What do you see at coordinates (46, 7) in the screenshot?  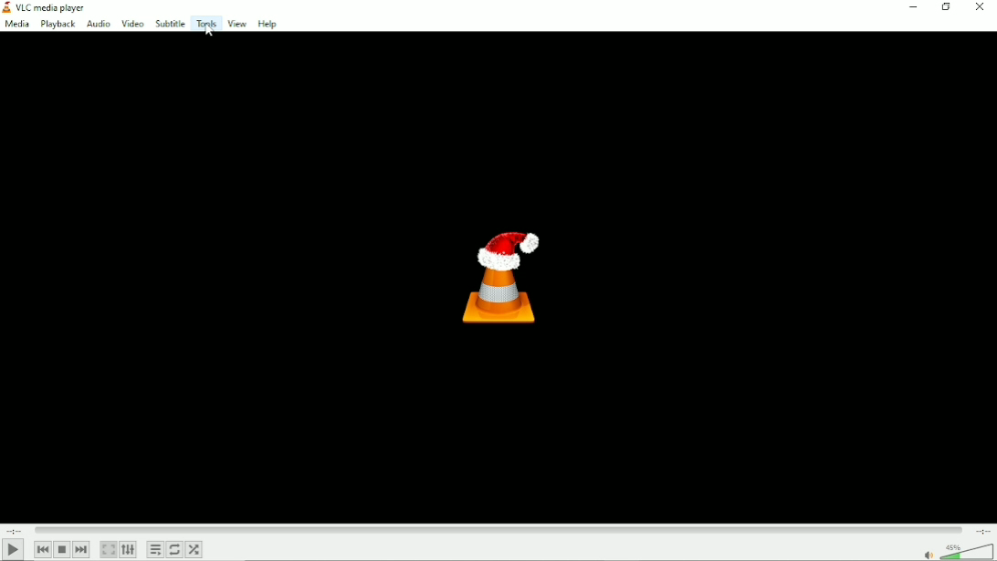 I see `VLC media player` at bounding box center [46, 7].